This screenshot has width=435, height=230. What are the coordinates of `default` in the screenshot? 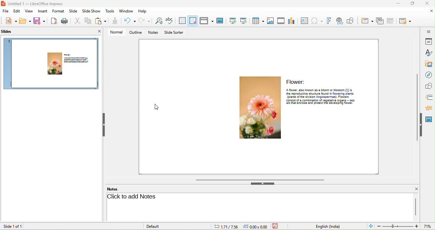 It's located at (162, 226).